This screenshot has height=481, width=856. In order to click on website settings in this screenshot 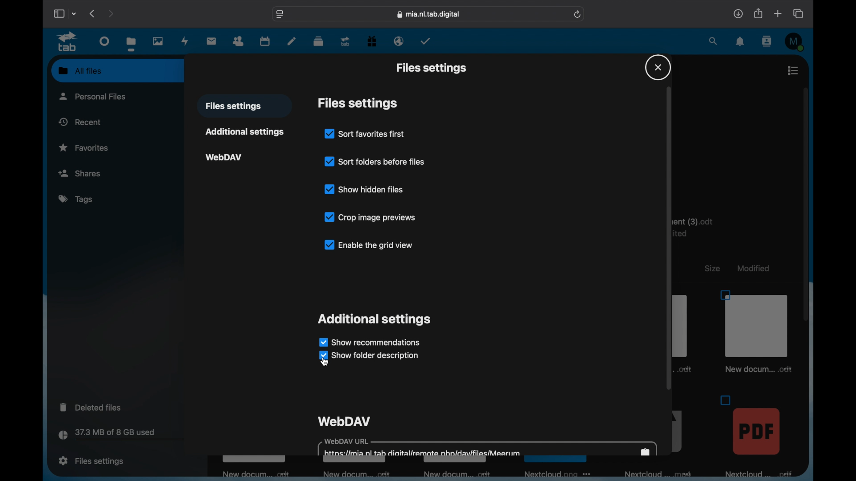, I will do `click(280, 13)`.